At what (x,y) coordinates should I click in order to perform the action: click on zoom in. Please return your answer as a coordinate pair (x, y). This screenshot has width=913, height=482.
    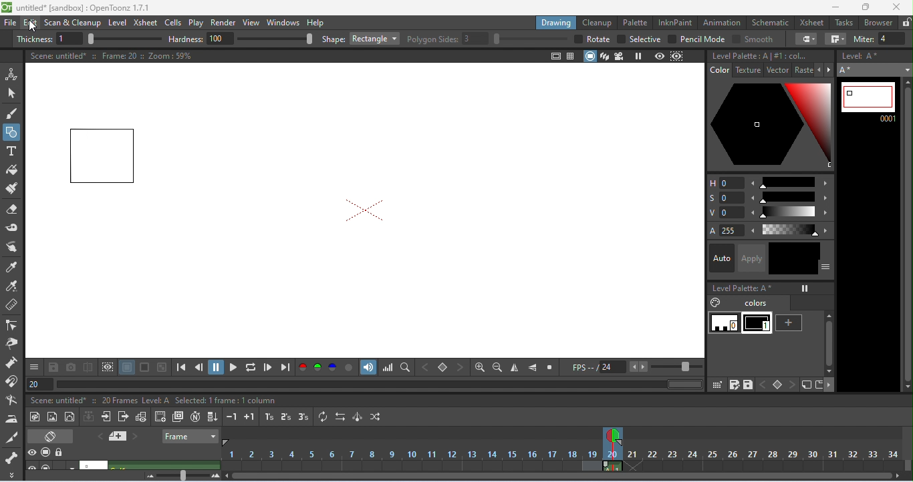
    Looking at the image, I should click on (480, 368).